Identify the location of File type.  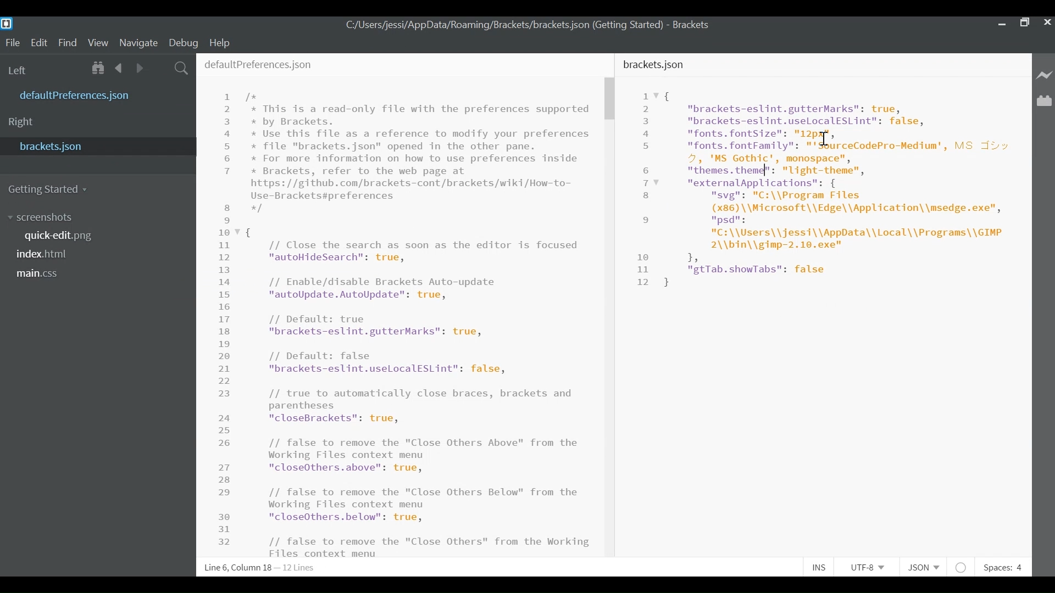
(922, 568).